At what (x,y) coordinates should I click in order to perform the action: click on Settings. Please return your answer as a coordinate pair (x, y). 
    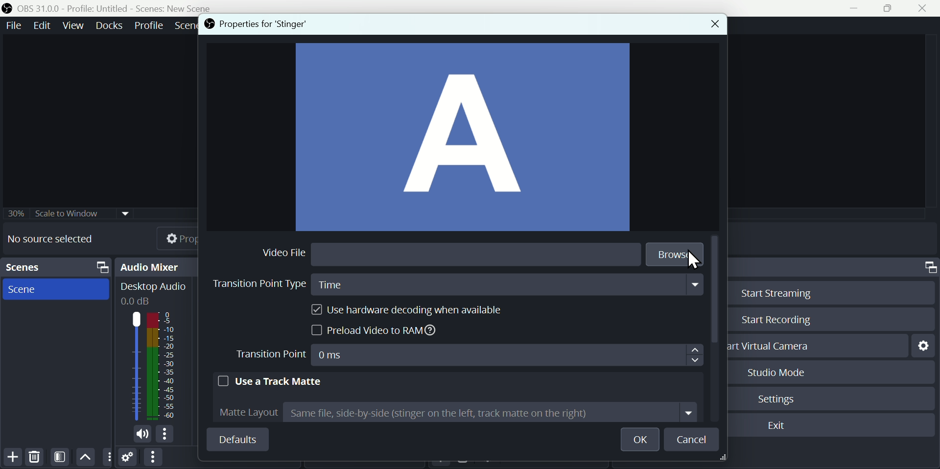
    Looking at the image, I should click on (922, 345).